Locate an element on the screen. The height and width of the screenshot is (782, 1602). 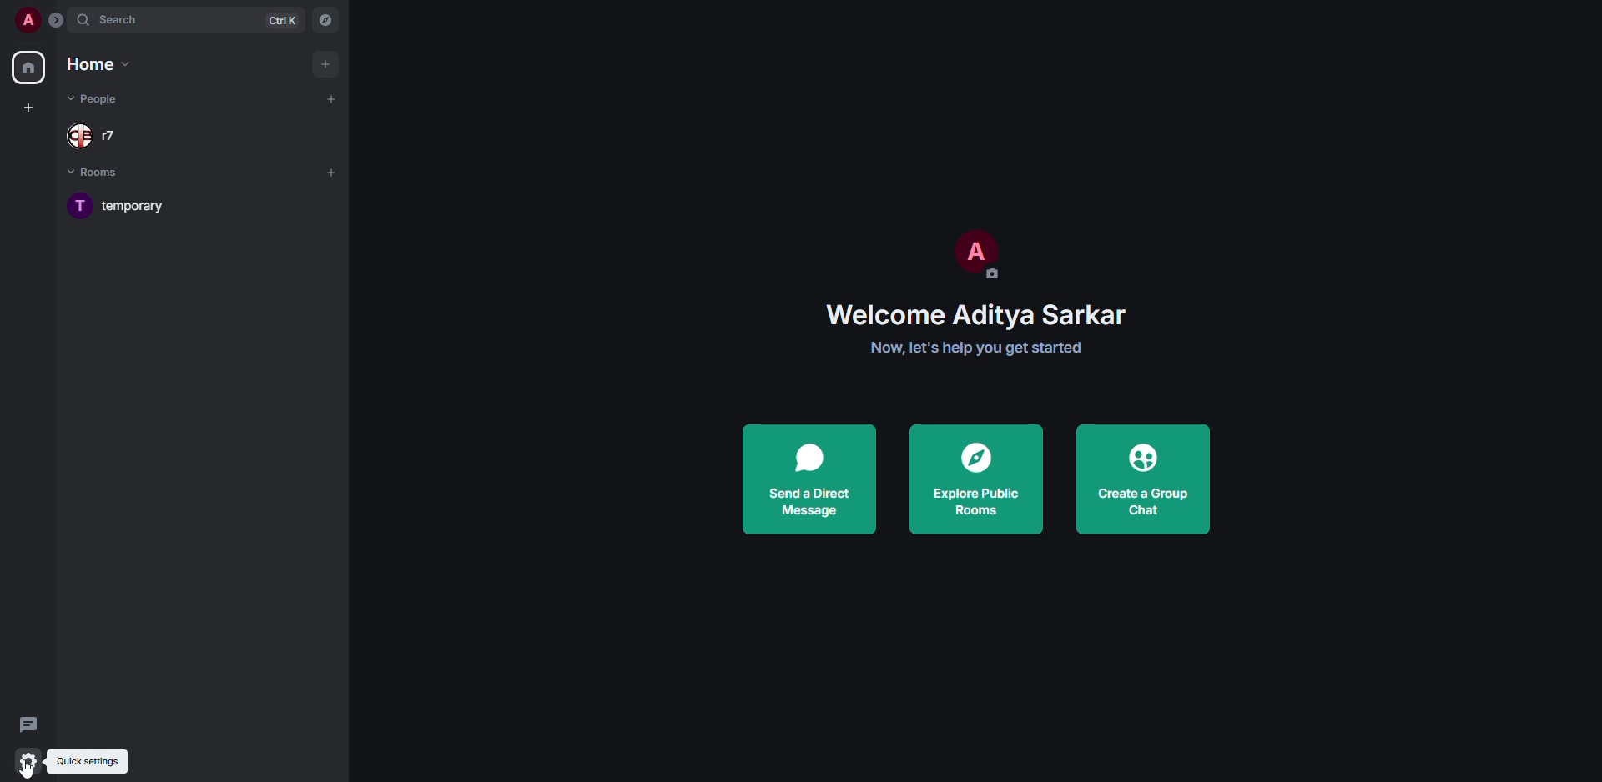
add is located at coordinates (332, 98).